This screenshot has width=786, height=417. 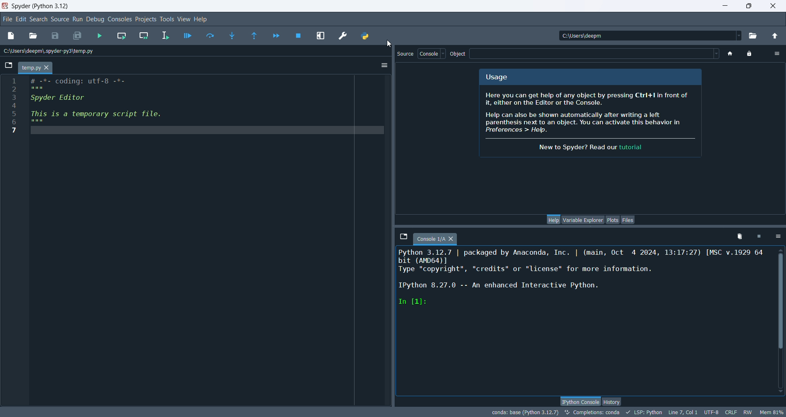 I want to click on spyder, so click(x=41, y=7).